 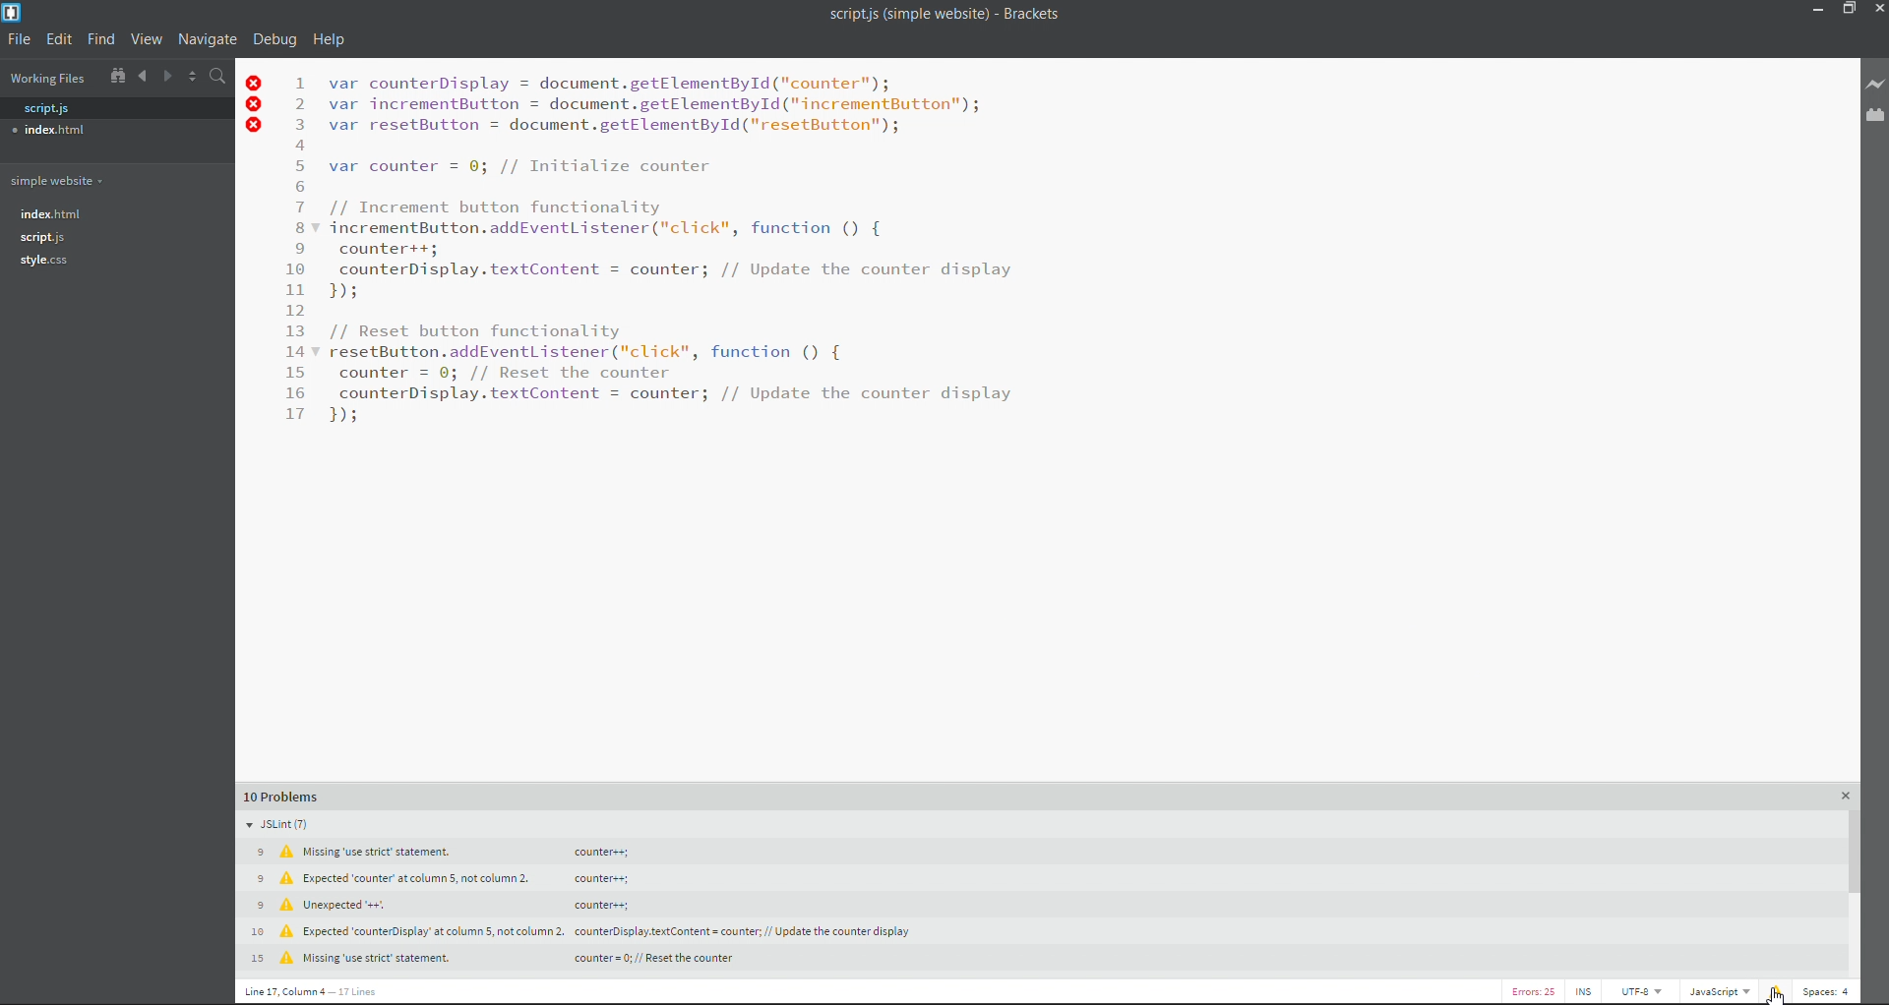 I want to click on maximize, so click(x=1846, y=12).